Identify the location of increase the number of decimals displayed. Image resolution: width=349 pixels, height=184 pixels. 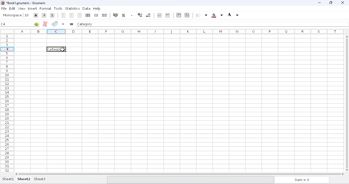
(140, 15).